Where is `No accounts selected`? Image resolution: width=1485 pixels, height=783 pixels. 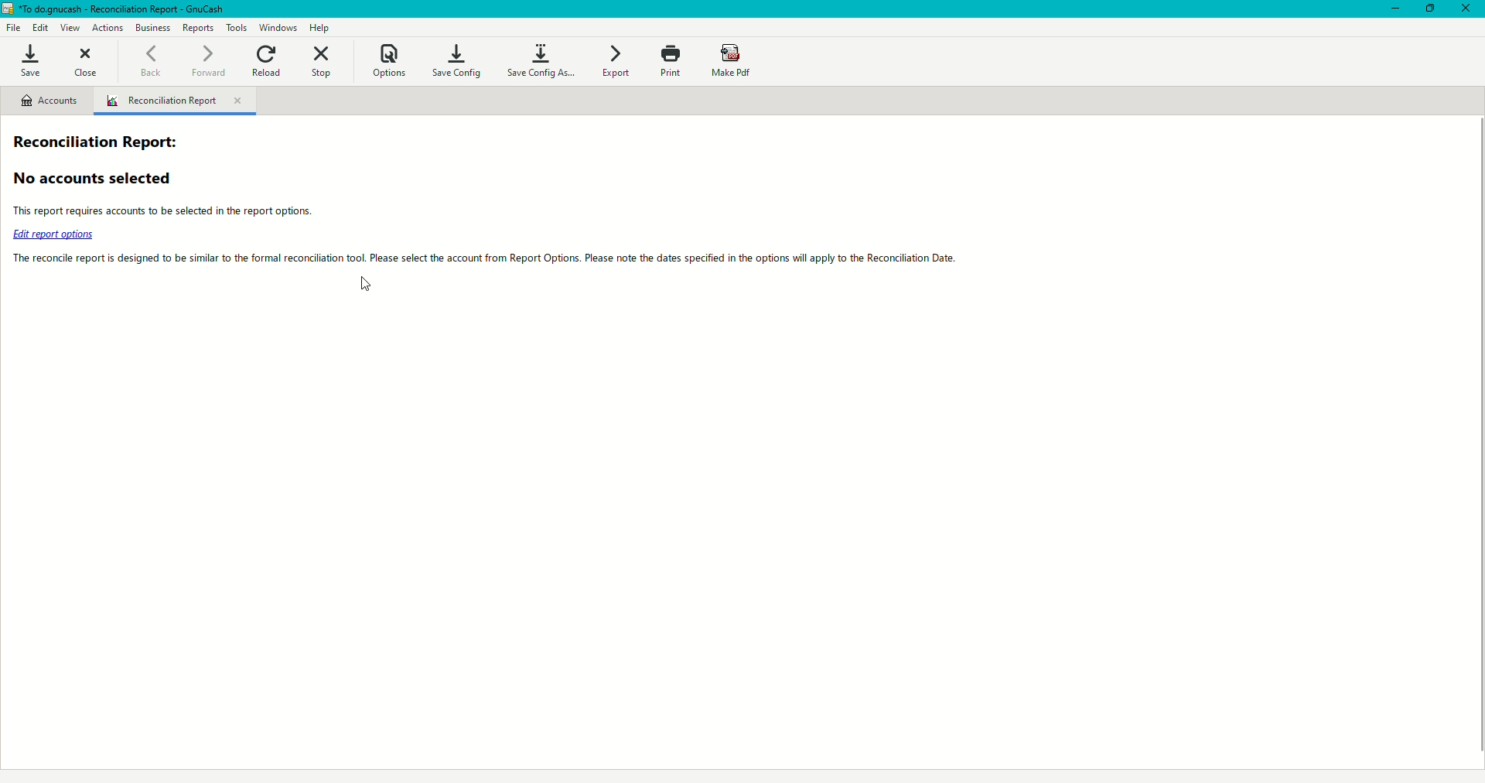
No accounts selected is located at coordinates (100, 180).